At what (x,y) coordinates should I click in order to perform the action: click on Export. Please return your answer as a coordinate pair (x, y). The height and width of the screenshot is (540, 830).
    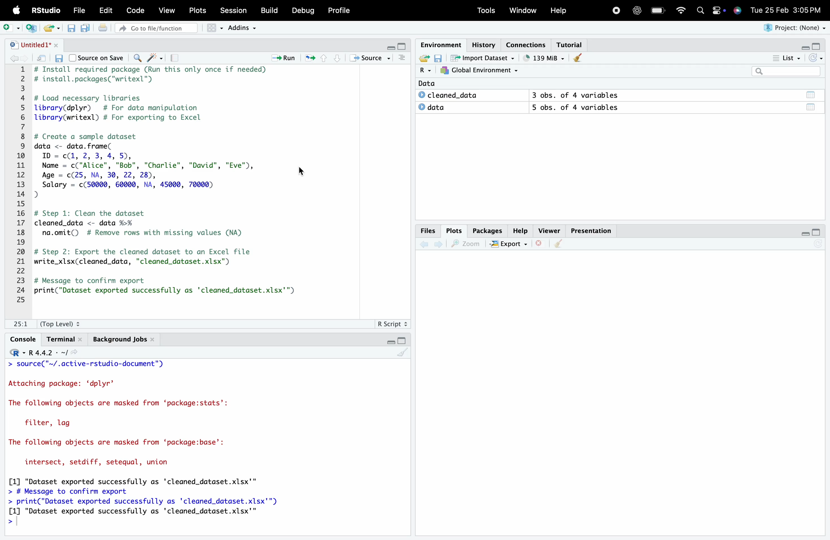
    Looking at the image, I should click on (511, 243).